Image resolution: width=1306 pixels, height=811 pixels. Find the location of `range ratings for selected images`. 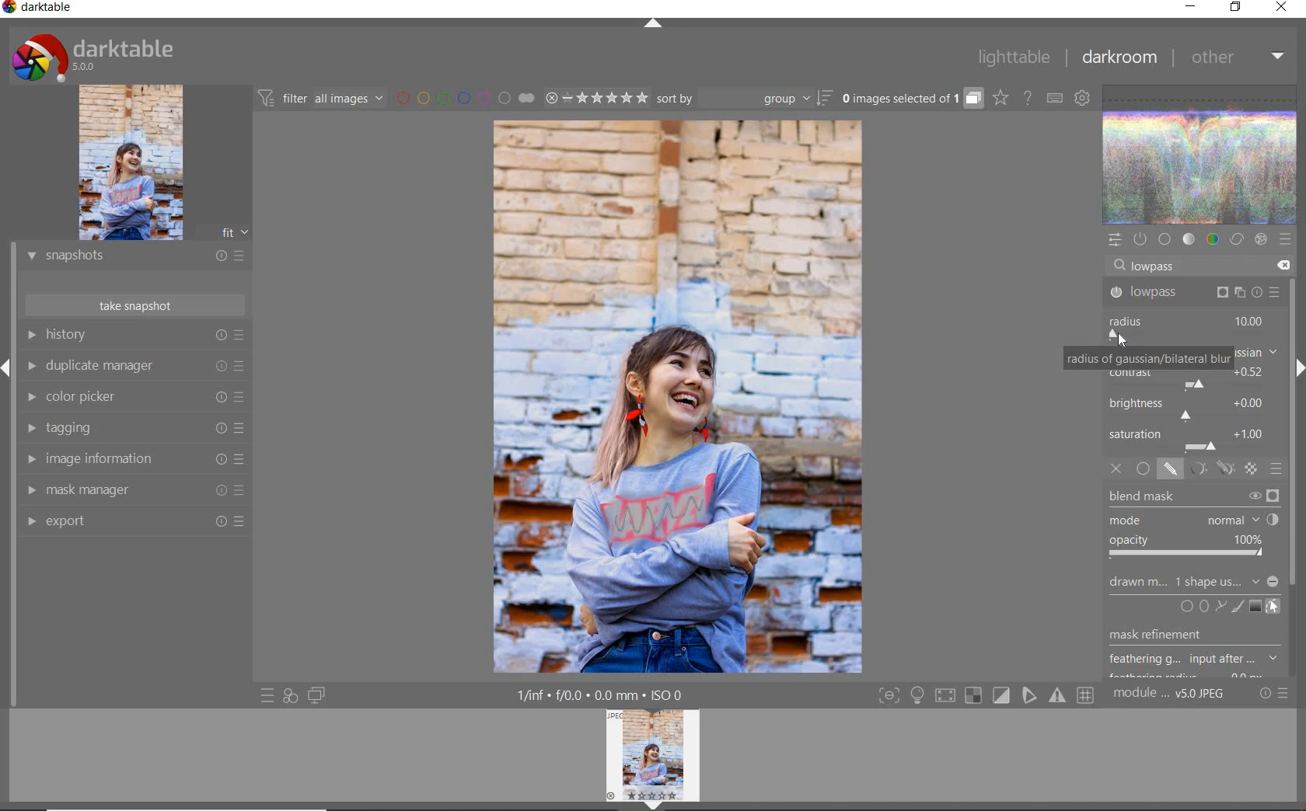

range ratings for selected images is located at coordinates (596, 97).